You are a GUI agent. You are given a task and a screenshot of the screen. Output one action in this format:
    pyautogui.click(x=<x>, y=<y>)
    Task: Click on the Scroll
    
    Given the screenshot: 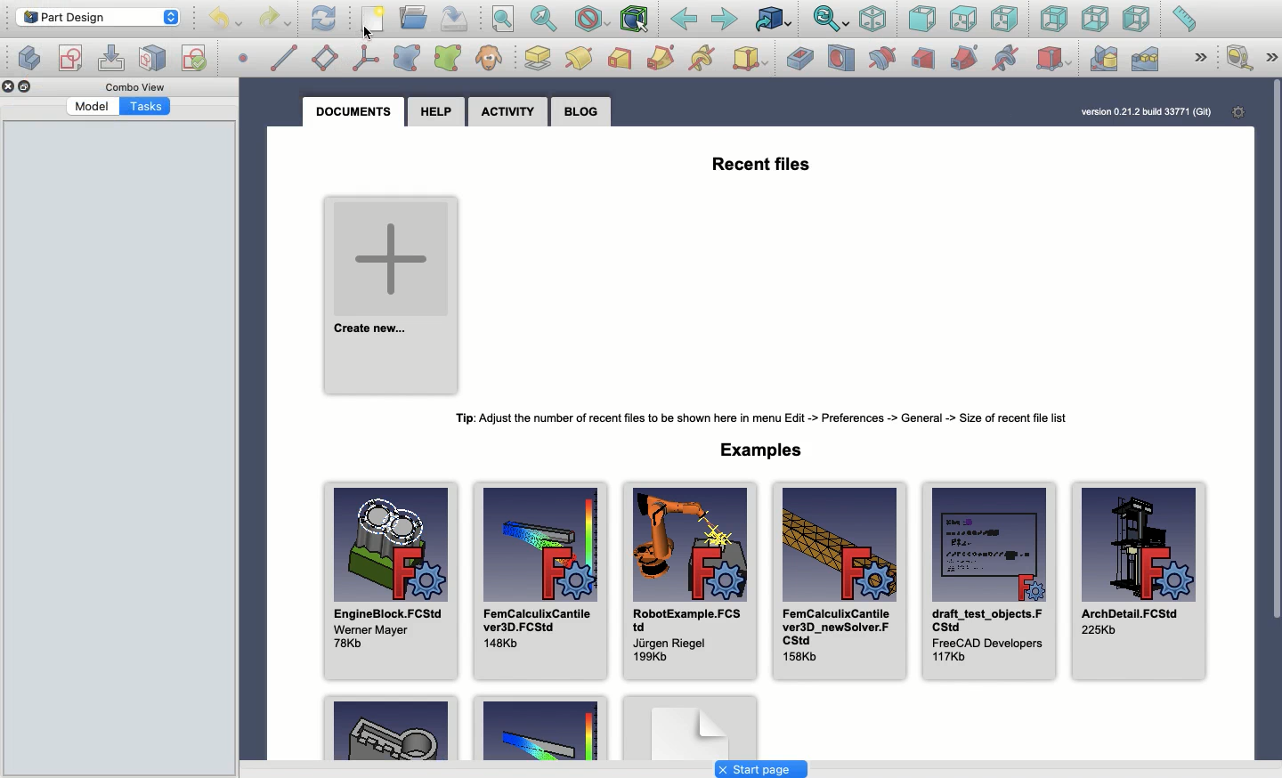 What is the action you would take?
    pyautogui.click(x=1274, y=400)
    